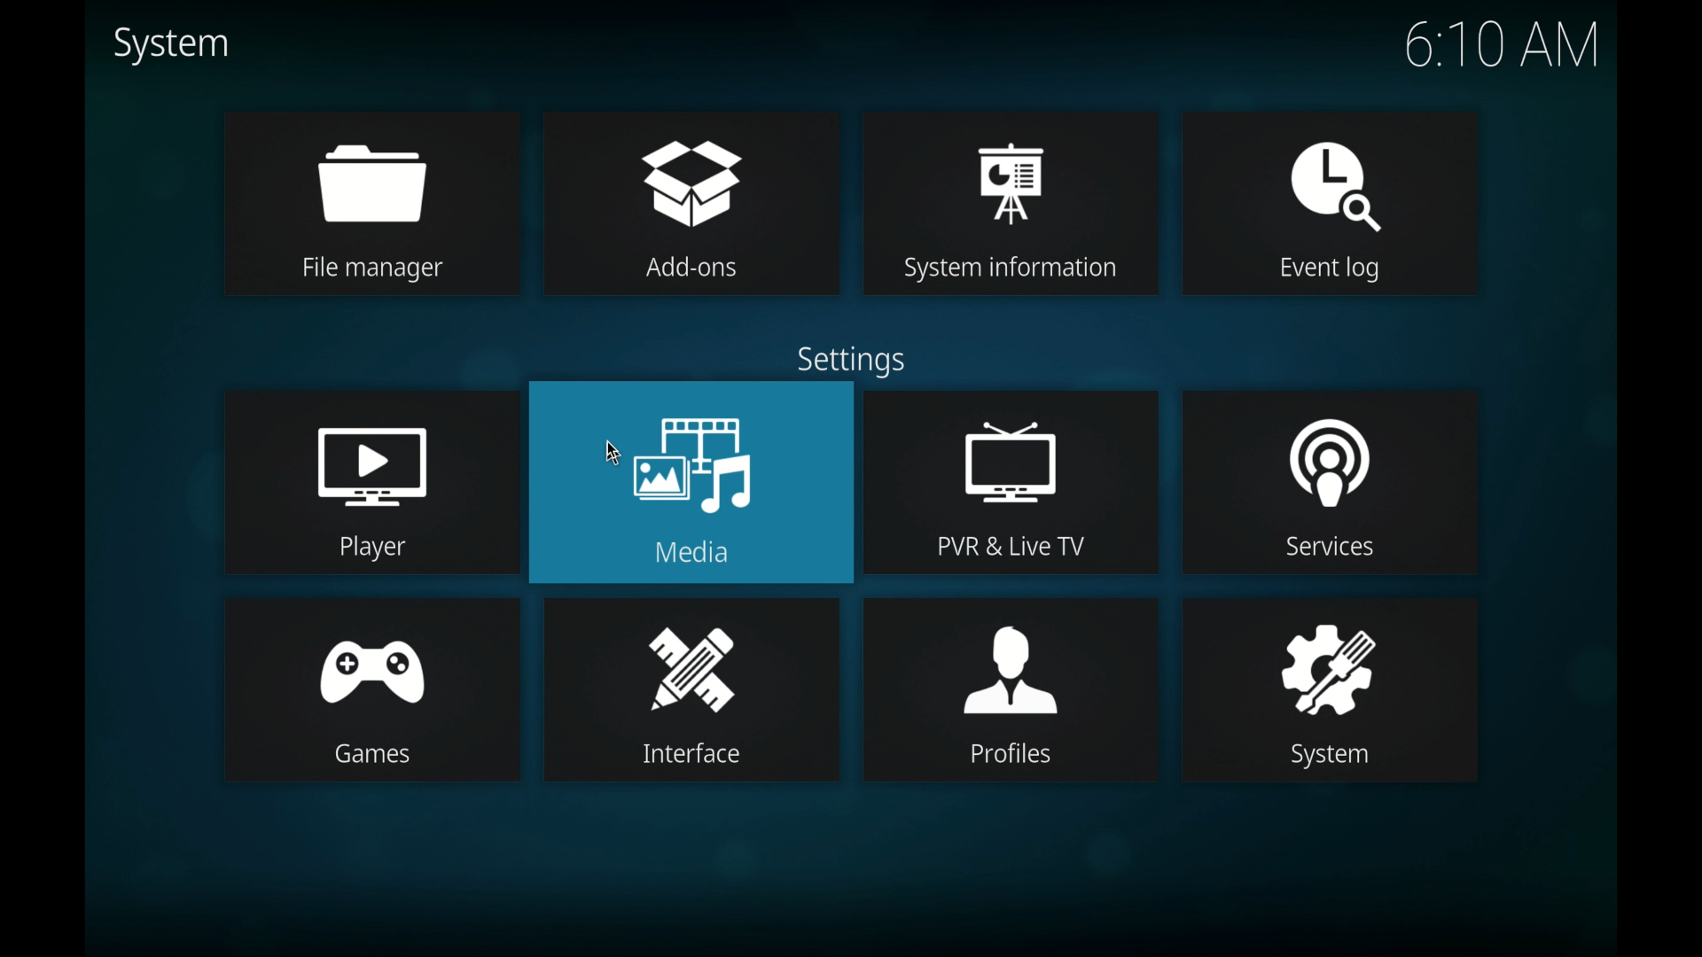 This screenshot has width=1702, height=957. What do you see at coordinates (1334, 204) in the screenshot?
I see `event log` at bounding box center [1334, 204].